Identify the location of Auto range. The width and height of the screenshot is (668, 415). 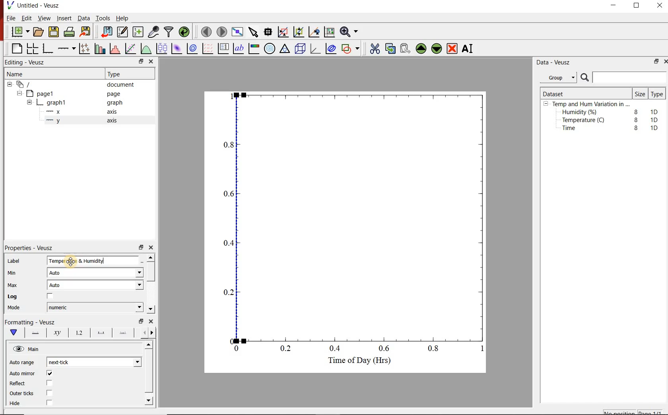
(23, 363).